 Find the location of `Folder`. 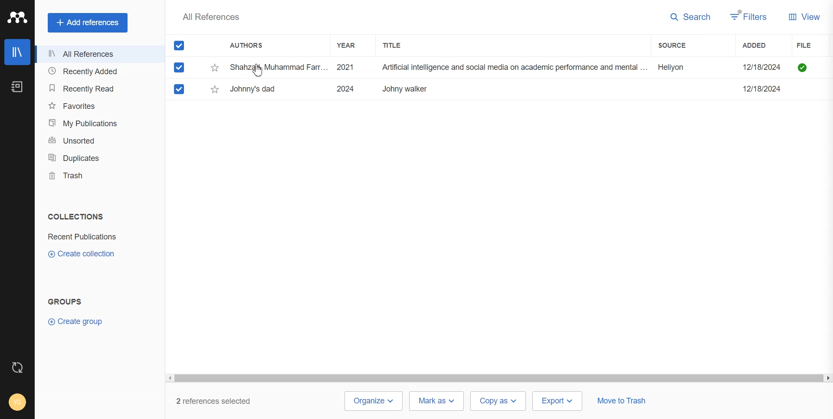

Folder is located at coordinates (84, 237).